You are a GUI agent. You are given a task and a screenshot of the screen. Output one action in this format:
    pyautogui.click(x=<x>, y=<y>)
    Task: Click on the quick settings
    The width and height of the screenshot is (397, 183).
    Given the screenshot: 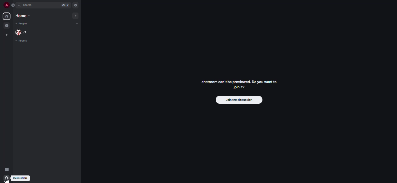 What is the action you would take?
    pyautogui.click(x=7, y=178)
    